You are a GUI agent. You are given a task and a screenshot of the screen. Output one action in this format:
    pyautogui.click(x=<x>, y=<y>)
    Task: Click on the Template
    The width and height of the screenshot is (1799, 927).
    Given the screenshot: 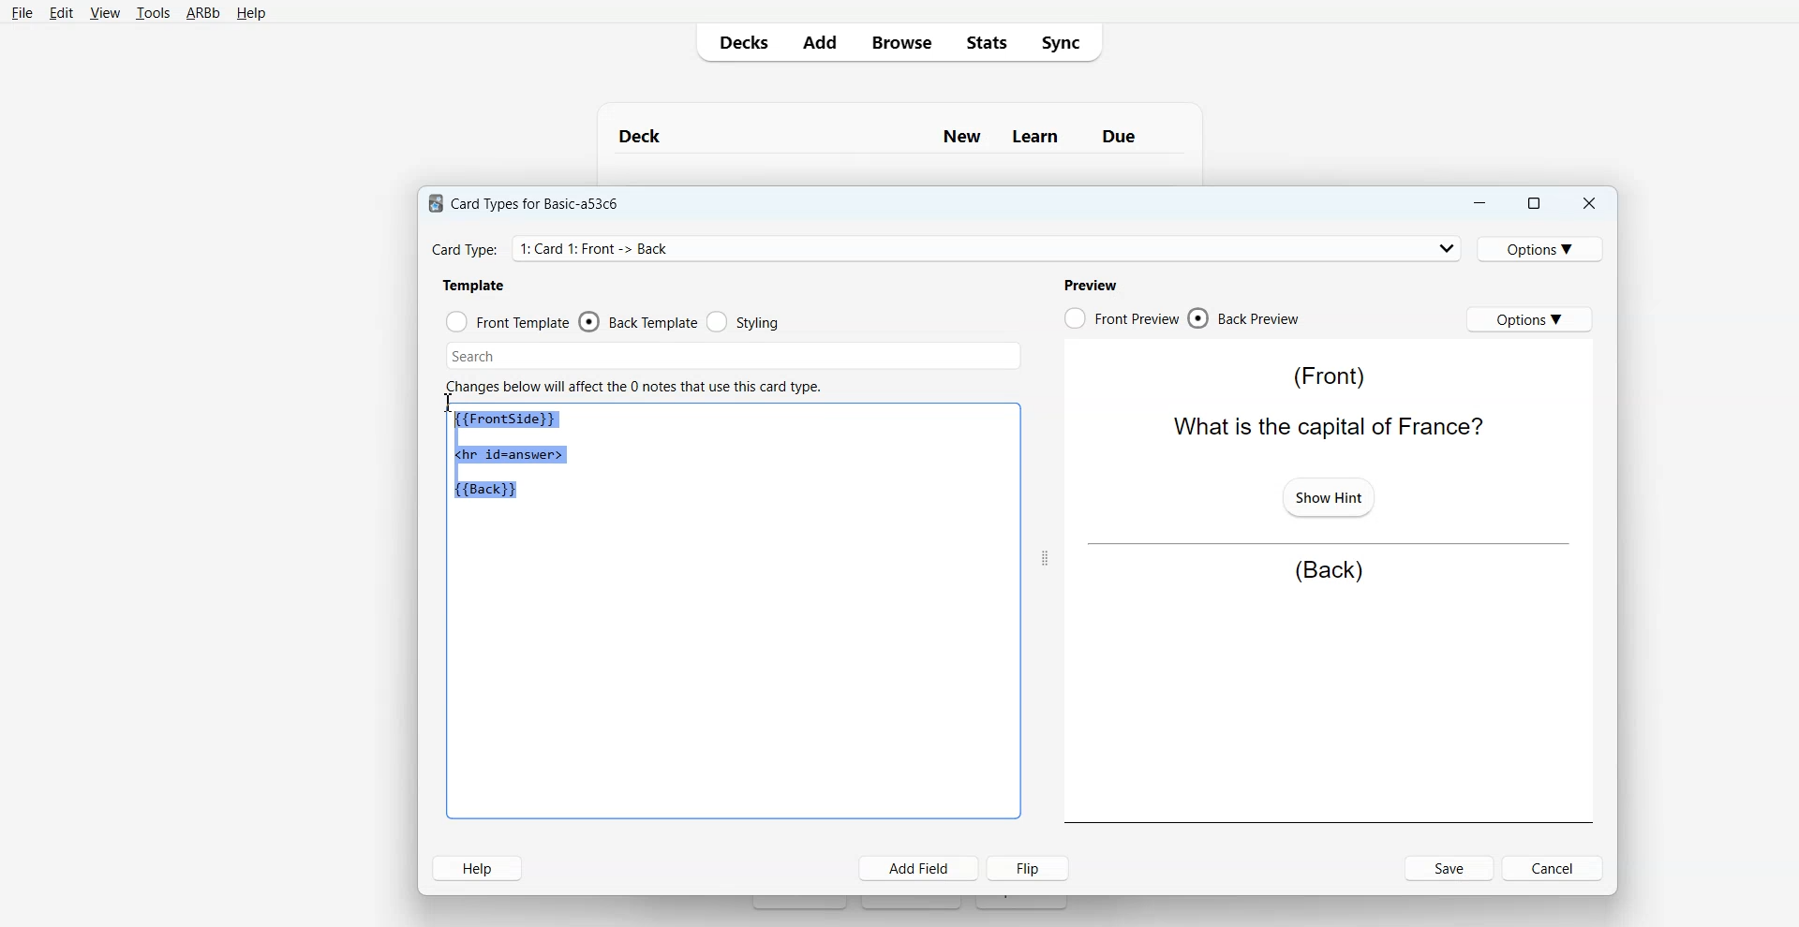 What is the action you would take?
    pyautogui.click(x=475, y=285)
    